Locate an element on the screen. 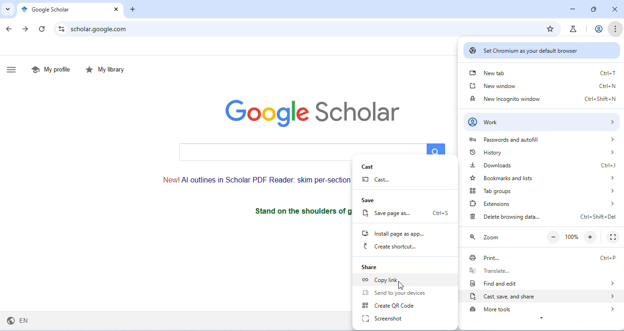  go back is located at coordinates (9, 29).